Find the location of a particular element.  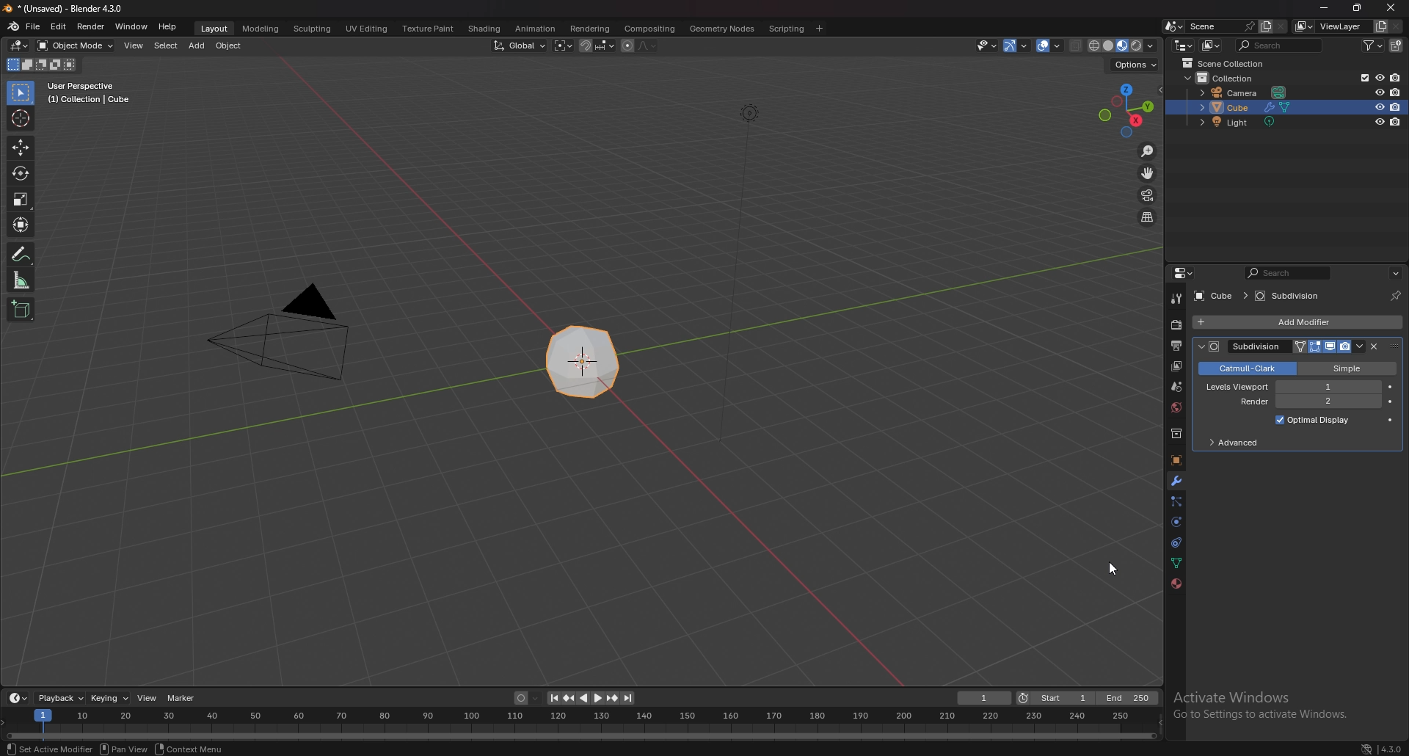

modes is located at coordinates (41, 65).